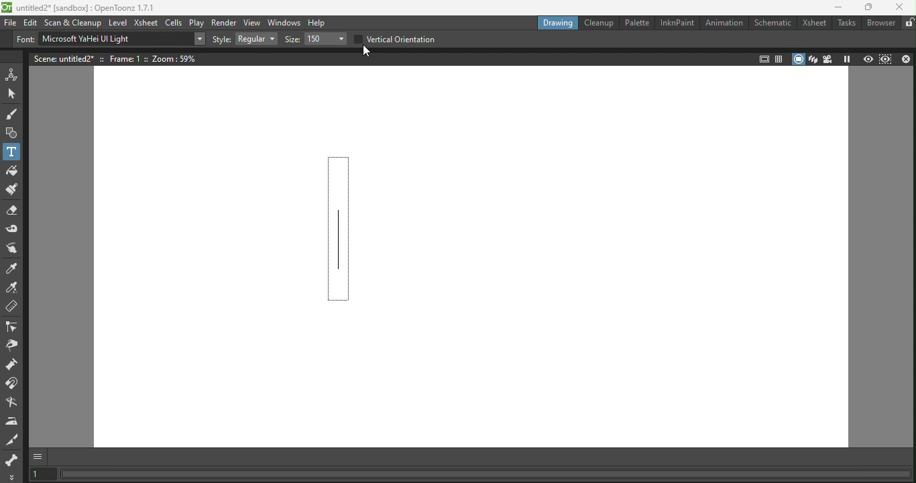  Describe the element at coordinates (283, 22) in the screenshot. I see `Windows` at that location.